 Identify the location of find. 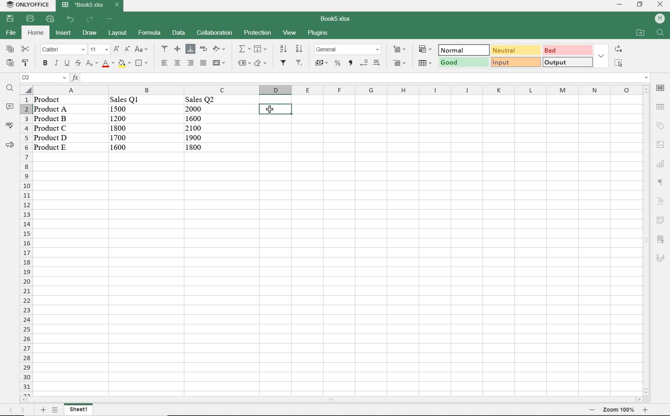
(10, 89).